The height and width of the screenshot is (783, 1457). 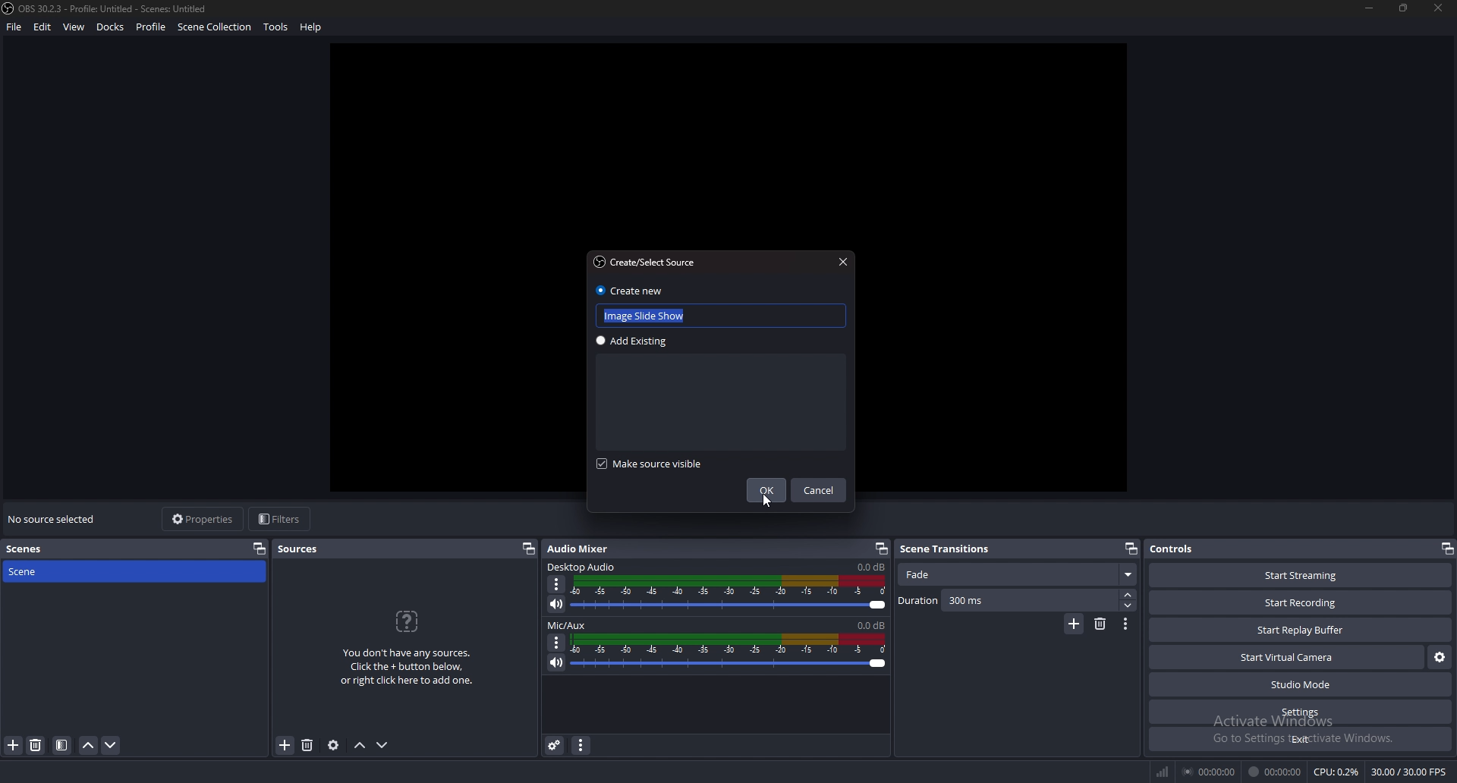 What do you see at coordinates (1181, 549) in the screenshot?
I see `controls` at bounding box center [1181, 549].